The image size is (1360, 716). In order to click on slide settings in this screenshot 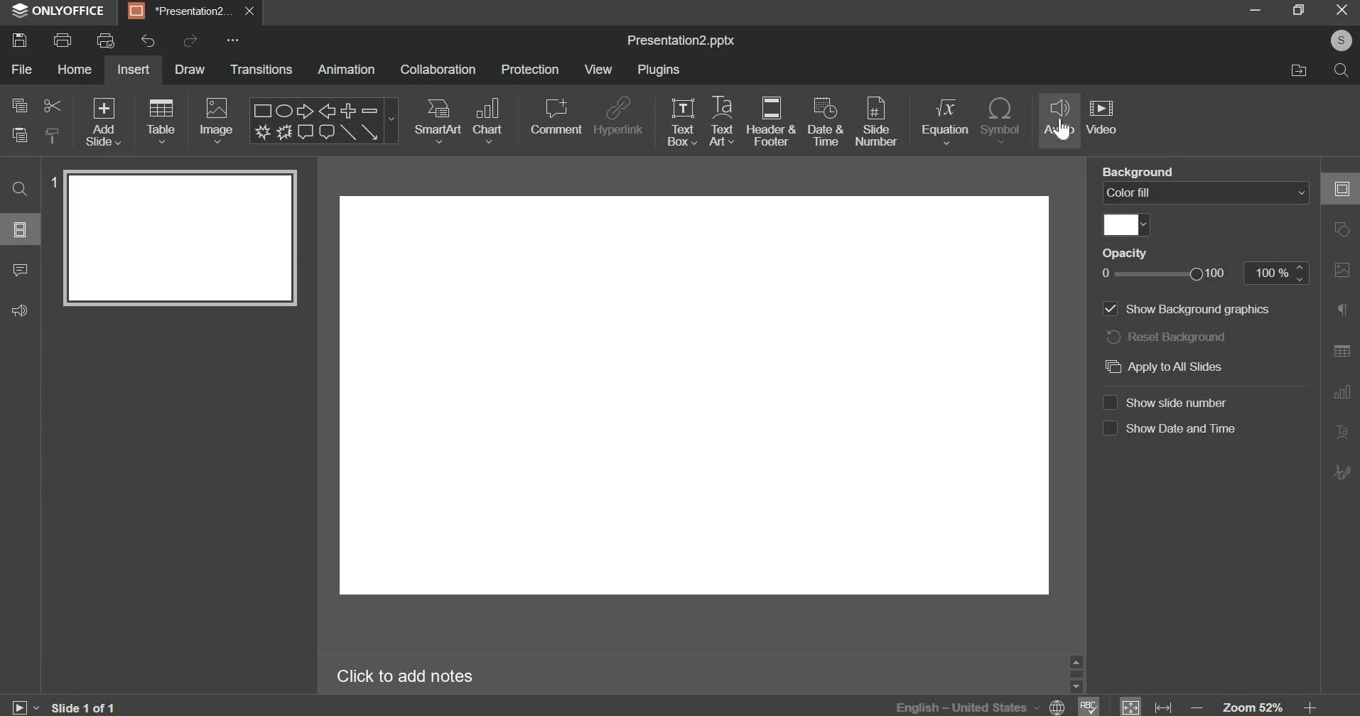, I will do `click(1341, 188)`.